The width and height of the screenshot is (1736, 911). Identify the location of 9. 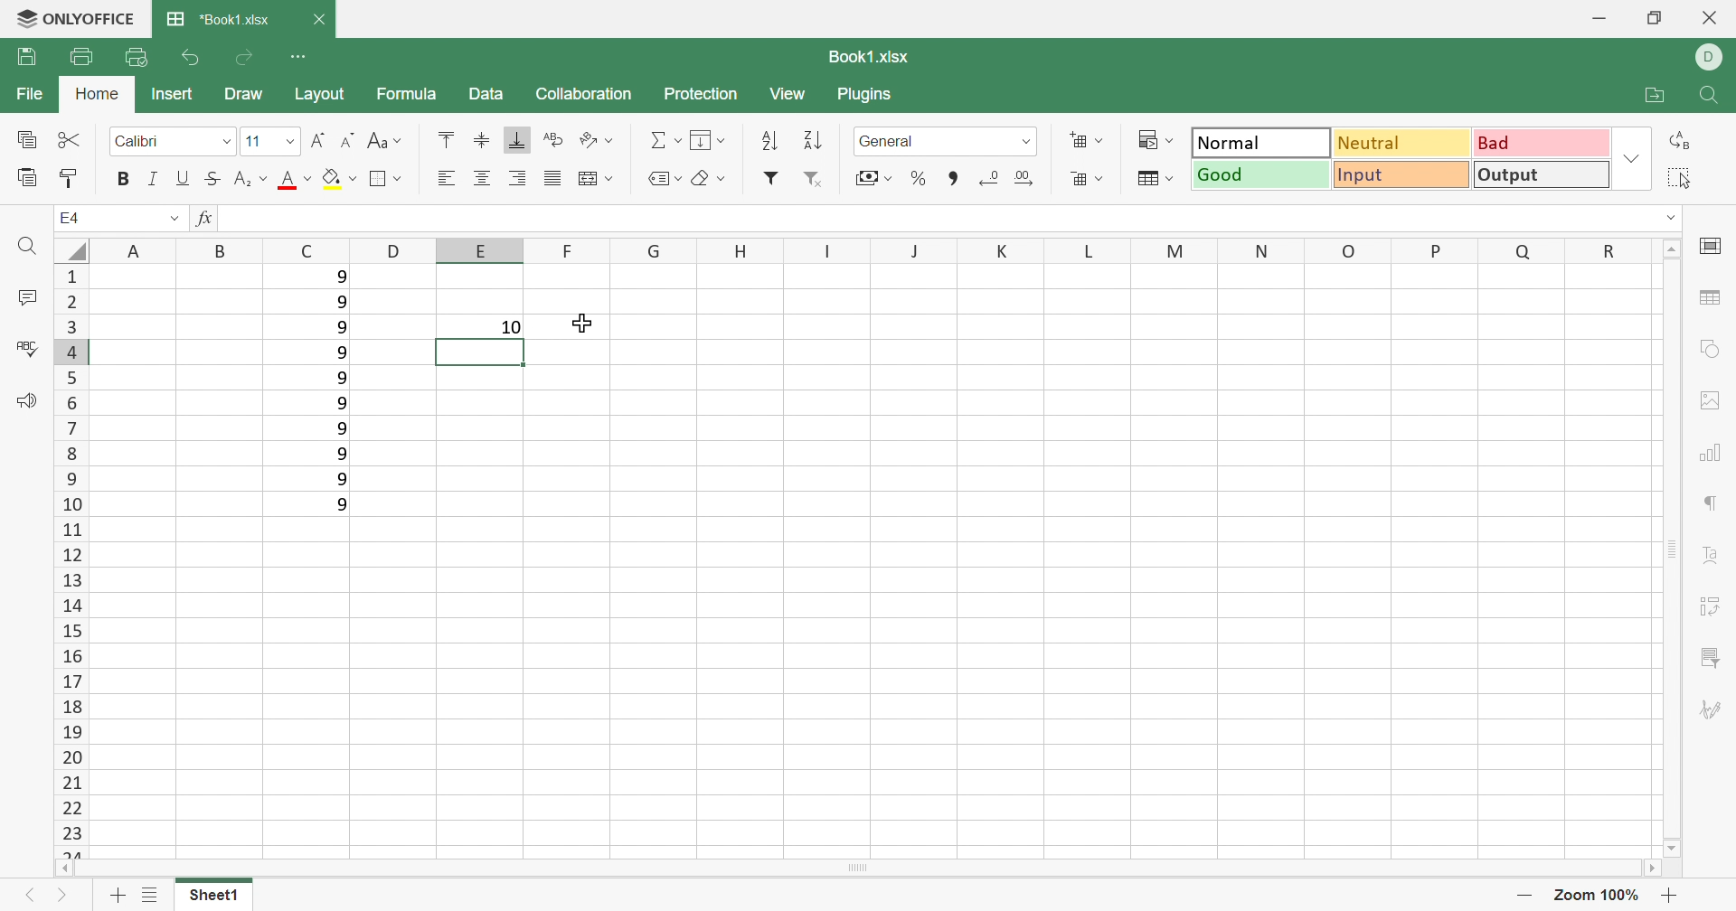
(343, 324).